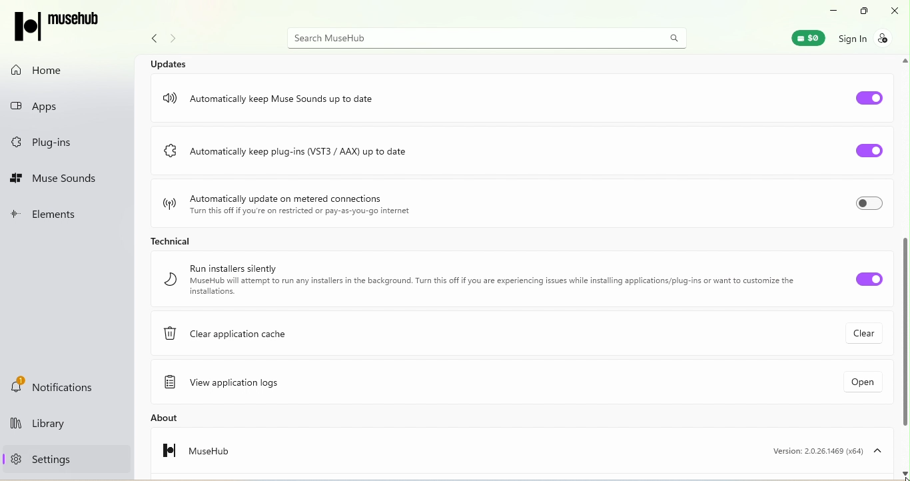 This screenshot has height=481, width=910. I want to click on Toggle button, so click(870, 95).